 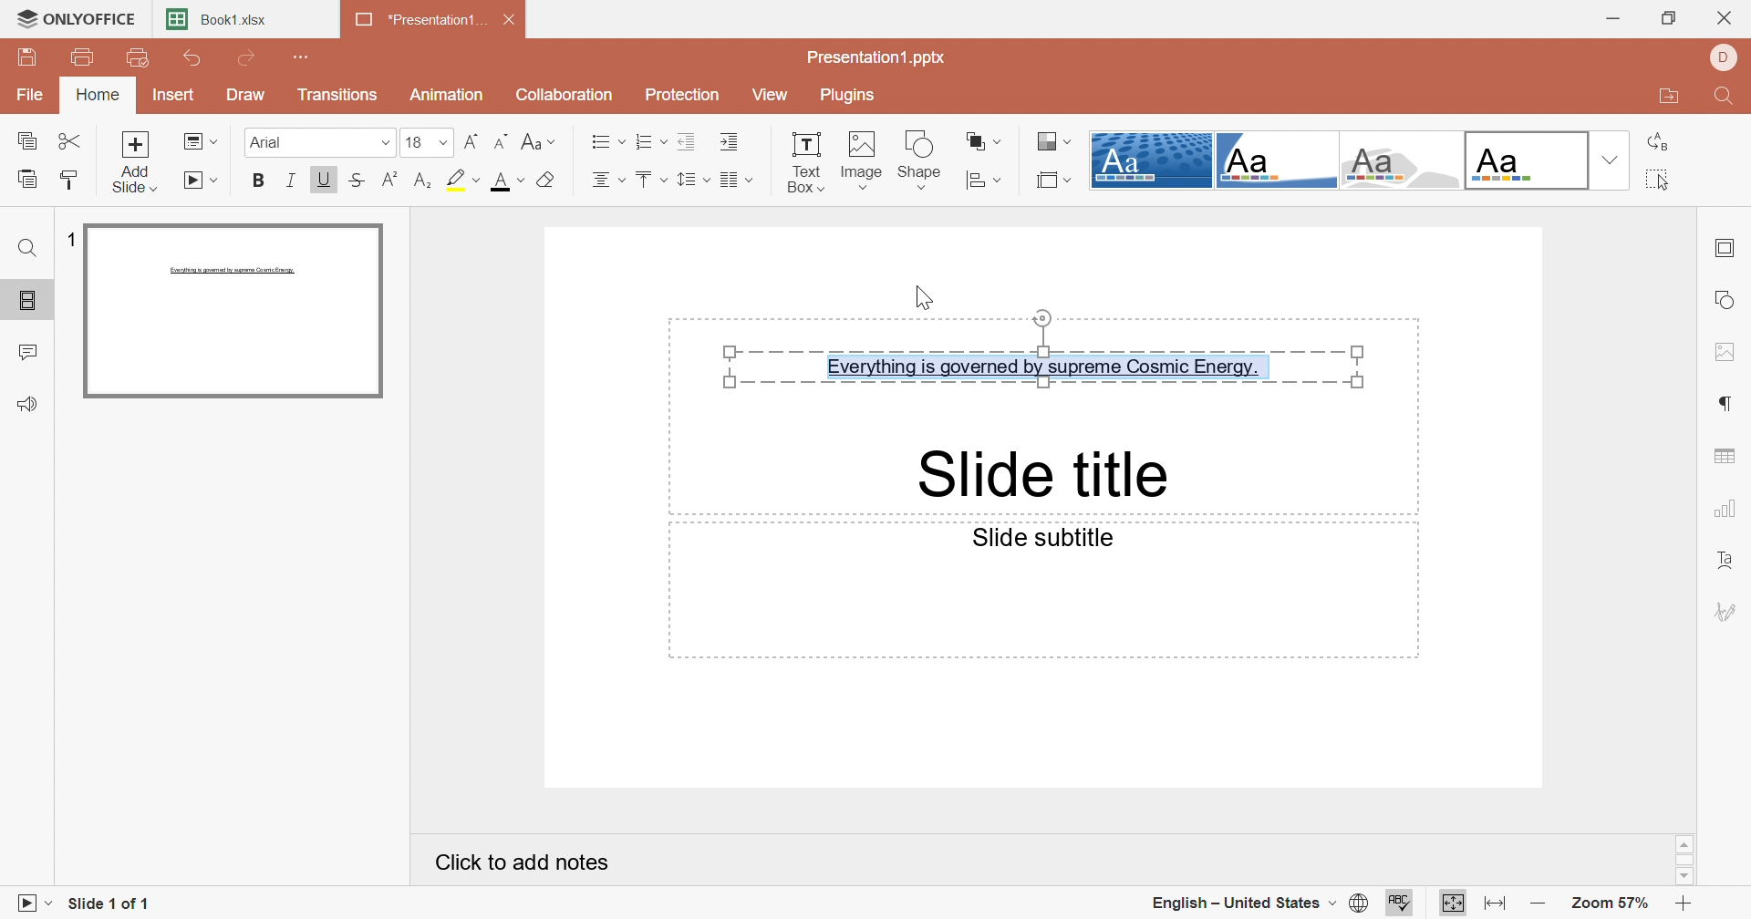 What do you see at coordinates (1275, 160) in the screenshot?
I see `Corner` at bounding box center [1275, 160].